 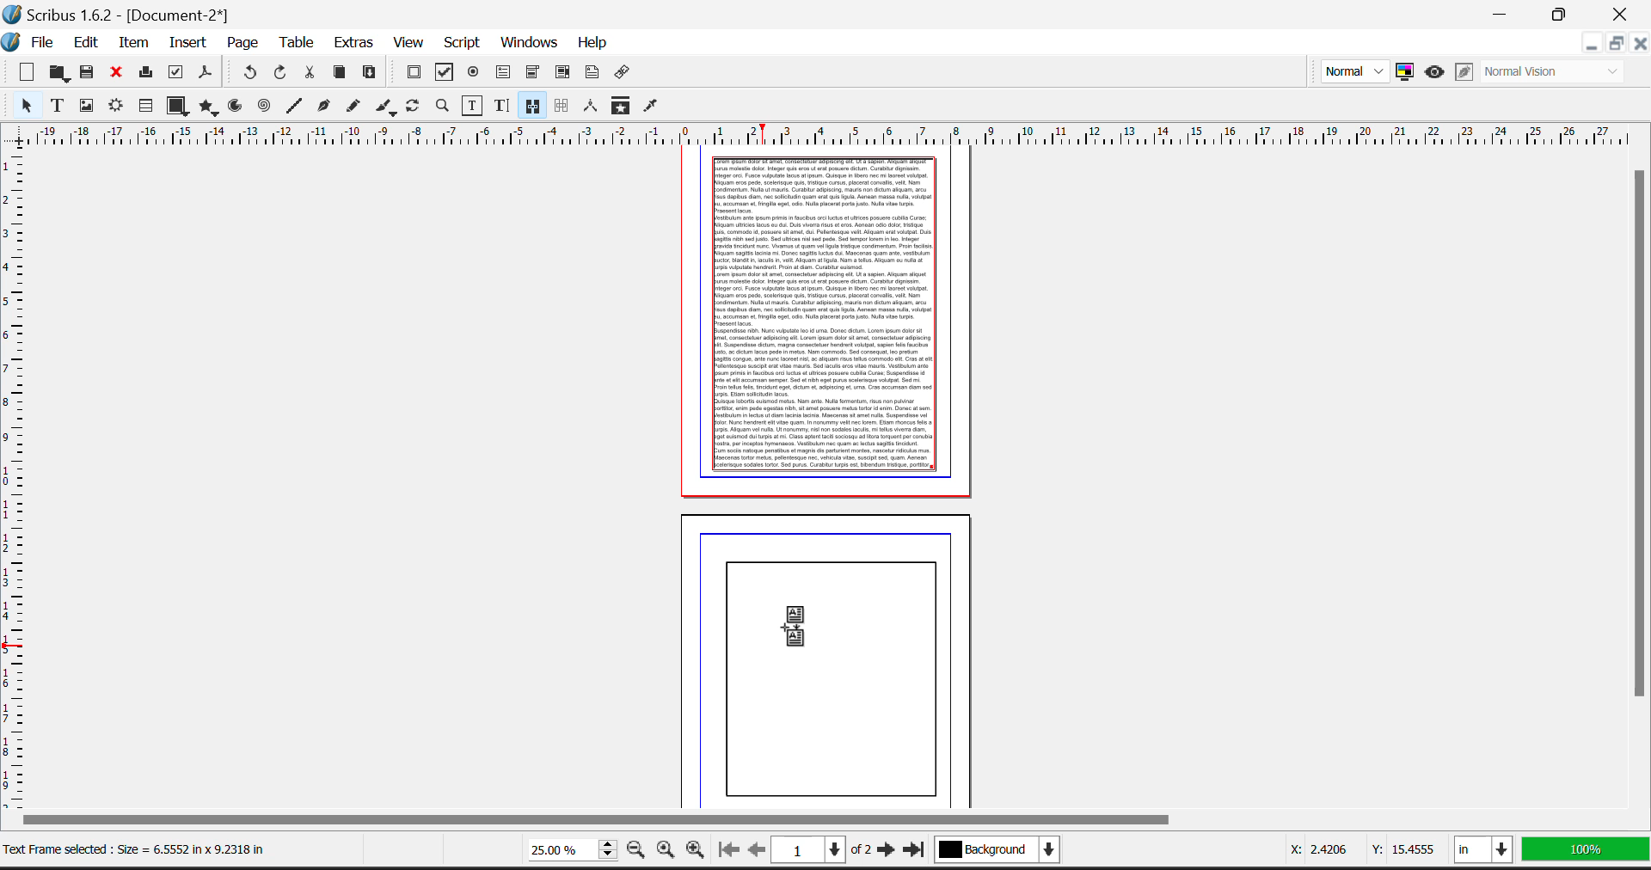 I want to click on Freehand, so click(x=353, y=108).